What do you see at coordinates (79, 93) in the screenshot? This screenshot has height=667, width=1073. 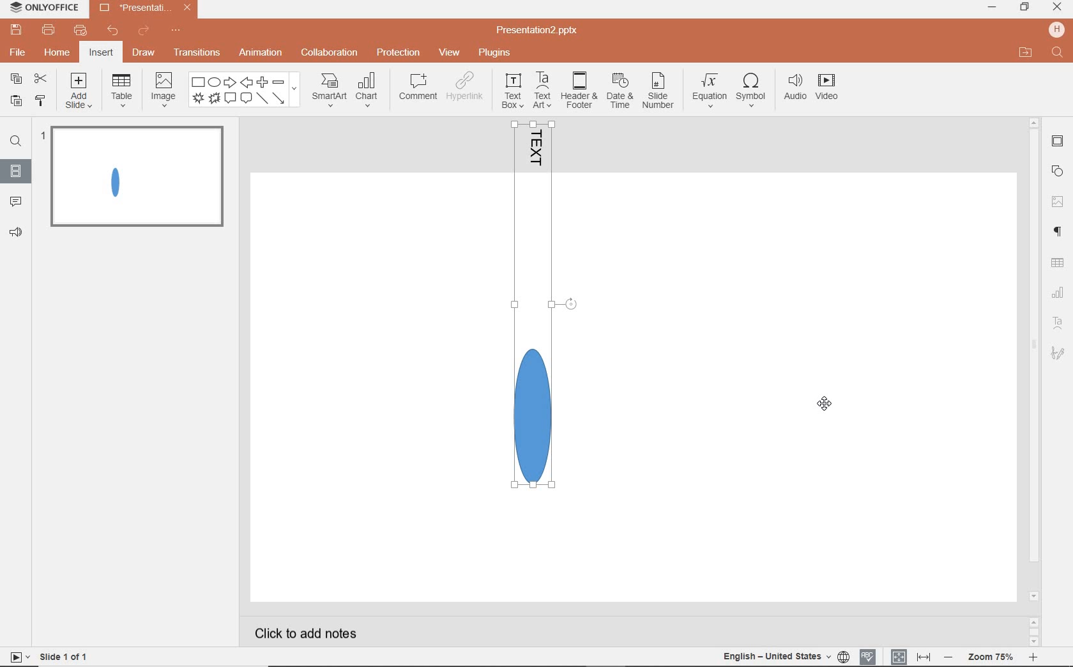 I see `add slide` at bounding box center [79, 93].